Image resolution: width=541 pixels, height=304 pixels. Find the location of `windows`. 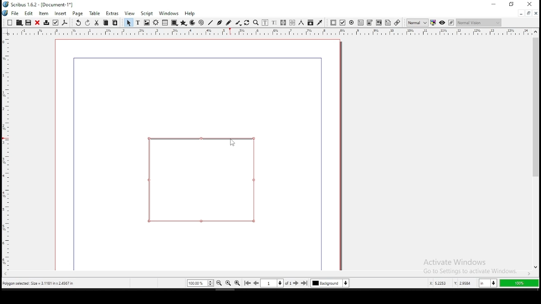

windows is located at coordinates (169, 14).